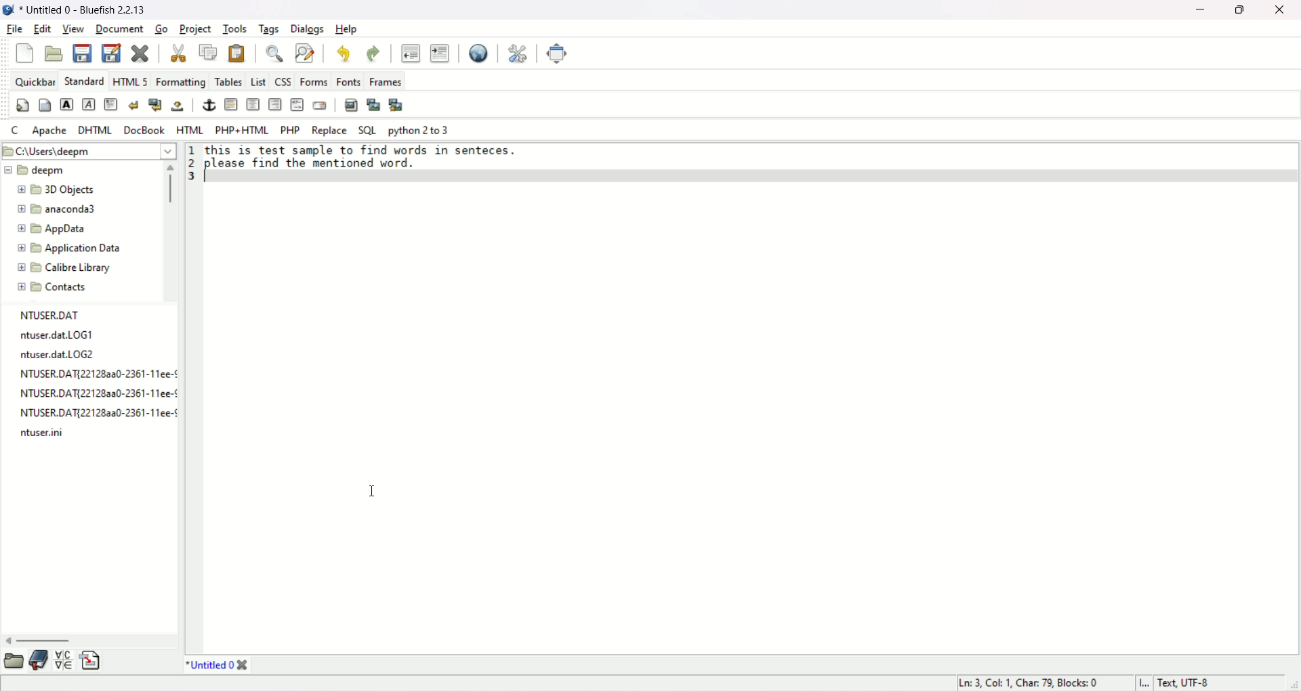 This screenshot has height=692, width=1301. Describe the element at coordinates (16, 129) in the screenshot. I see `C` at that location.